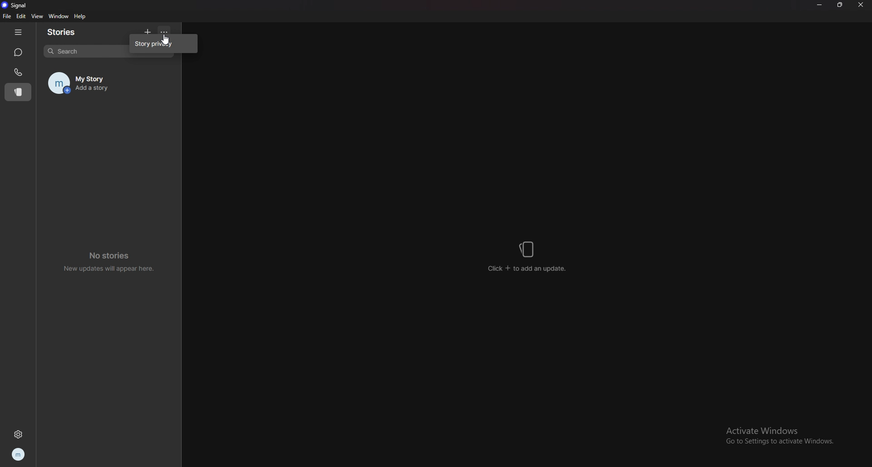  Describe the element at coordinates (69, 32) in the screenshot. I see `stories` at that location.